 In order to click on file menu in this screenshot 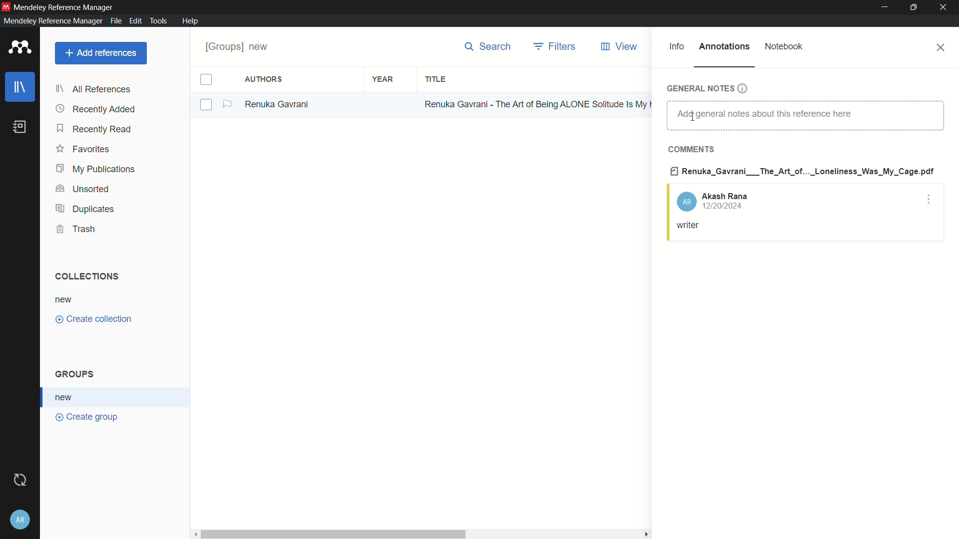, I will do `click(116, 21)`.